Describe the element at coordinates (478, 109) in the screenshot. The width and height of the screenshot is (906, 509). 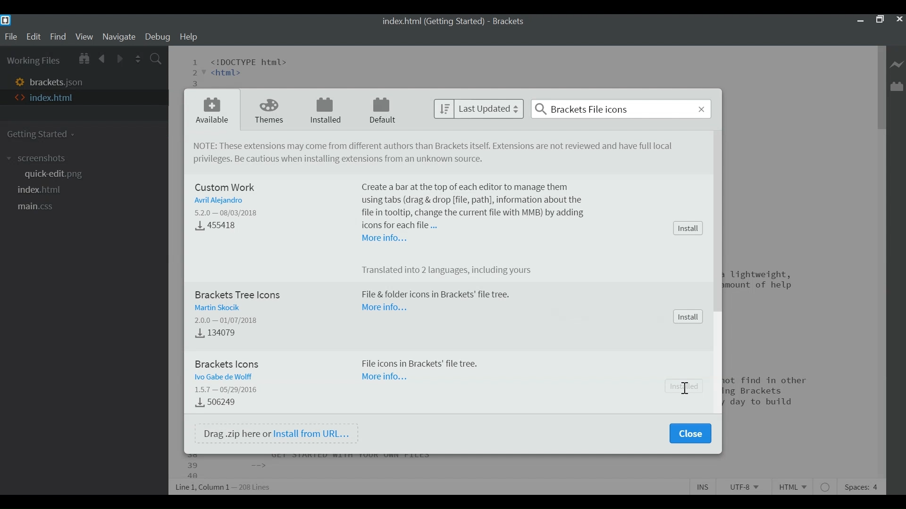
I see `Last Updated` at that location.